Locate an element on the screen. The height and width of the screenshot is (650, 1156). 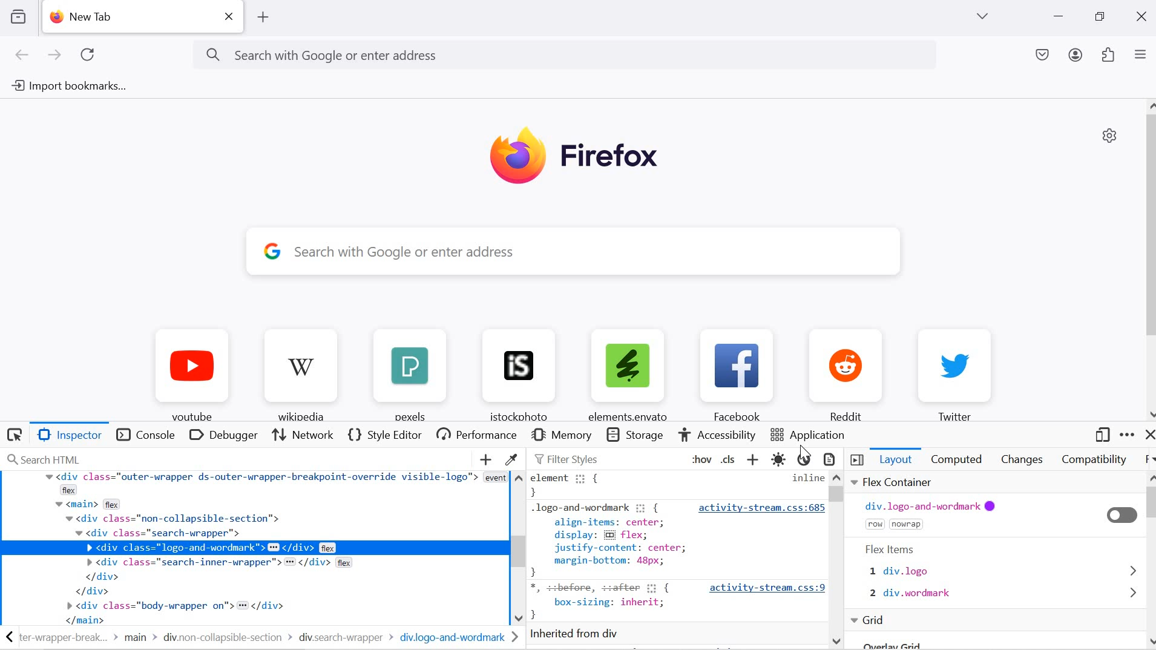
2 div.wordmark is located at coordinates (1002, 594).